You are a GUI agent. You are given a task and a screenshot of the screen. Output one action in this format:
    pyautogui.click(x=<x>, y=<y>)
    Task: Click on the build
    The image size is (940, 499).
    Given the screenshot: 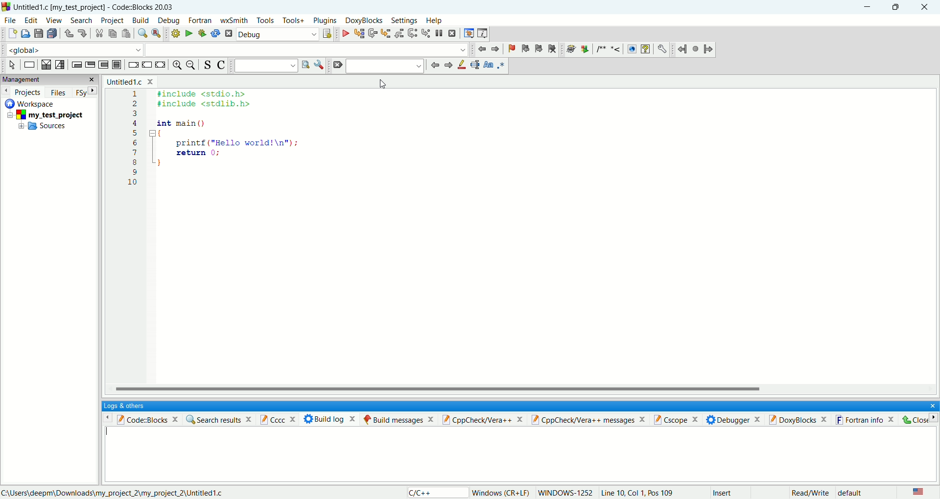 What is the action you would take?
    pyautogui.click(x=141, y=20)
    